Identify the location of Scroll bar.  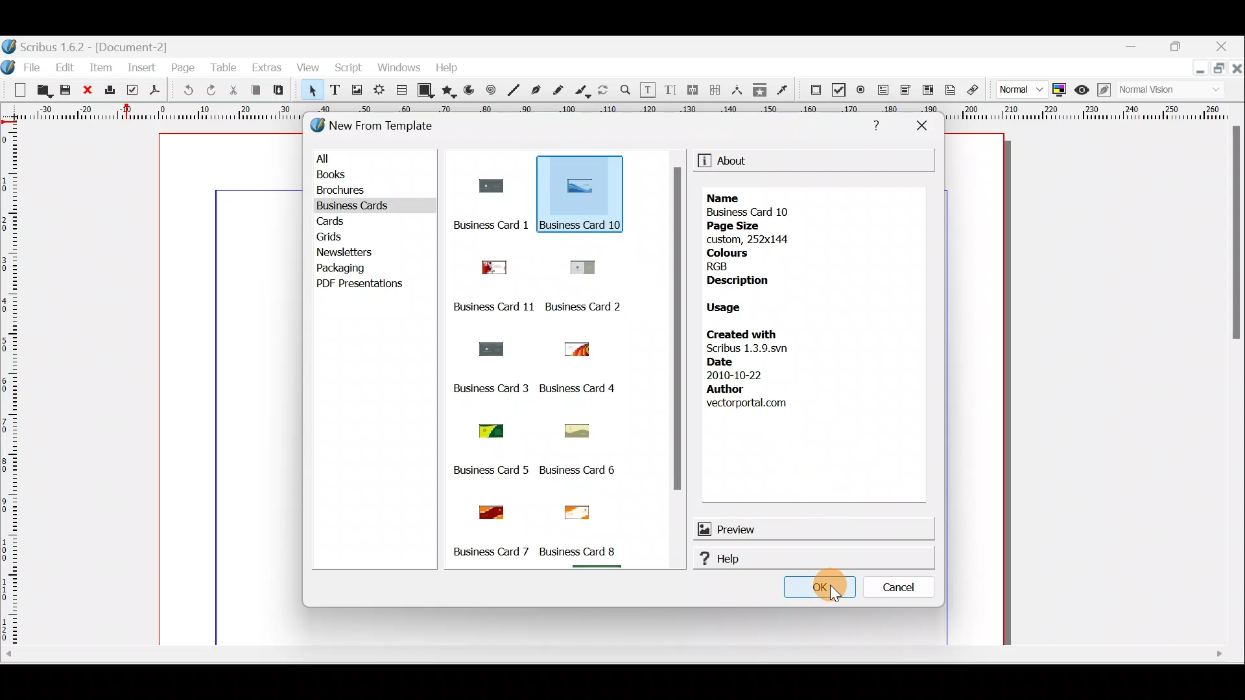
(623, 655).